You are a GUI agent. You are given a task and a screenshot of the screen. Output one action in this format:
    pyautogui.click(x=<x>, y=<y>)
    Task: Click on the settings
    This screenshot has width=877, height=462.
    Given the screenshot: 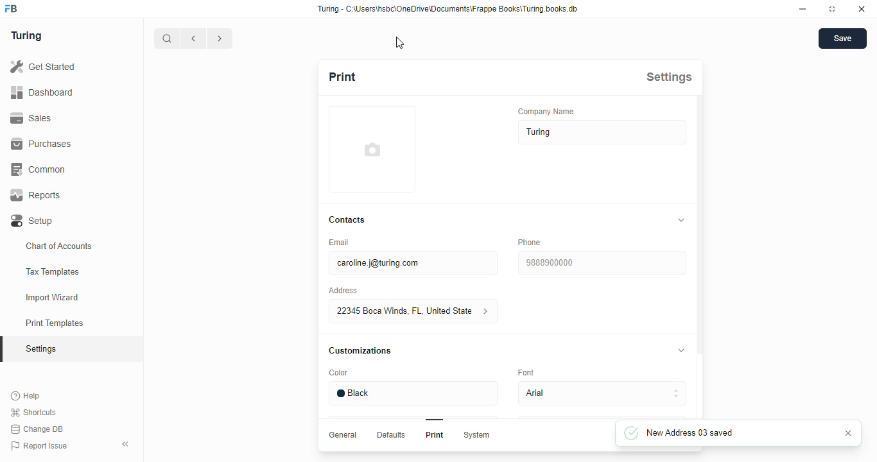 What is the action you would take?
    pyautogui.click(x=669, y=77)
    